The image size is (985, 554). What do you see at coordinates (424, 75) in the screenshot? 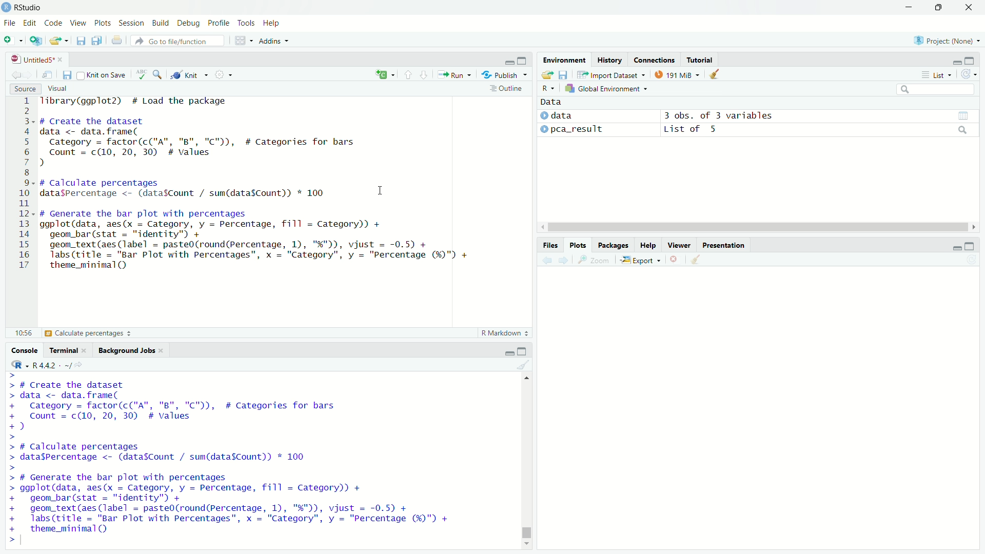
I see `go to next section` at bounding box center [424, 75].